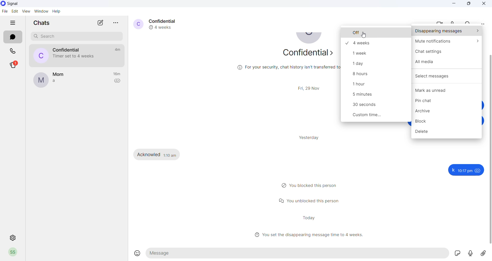 The height and width of the screenshot is (261, 492). Describe the element at coordinates (15, 253) in the screenshot. I see `profile` at that location.